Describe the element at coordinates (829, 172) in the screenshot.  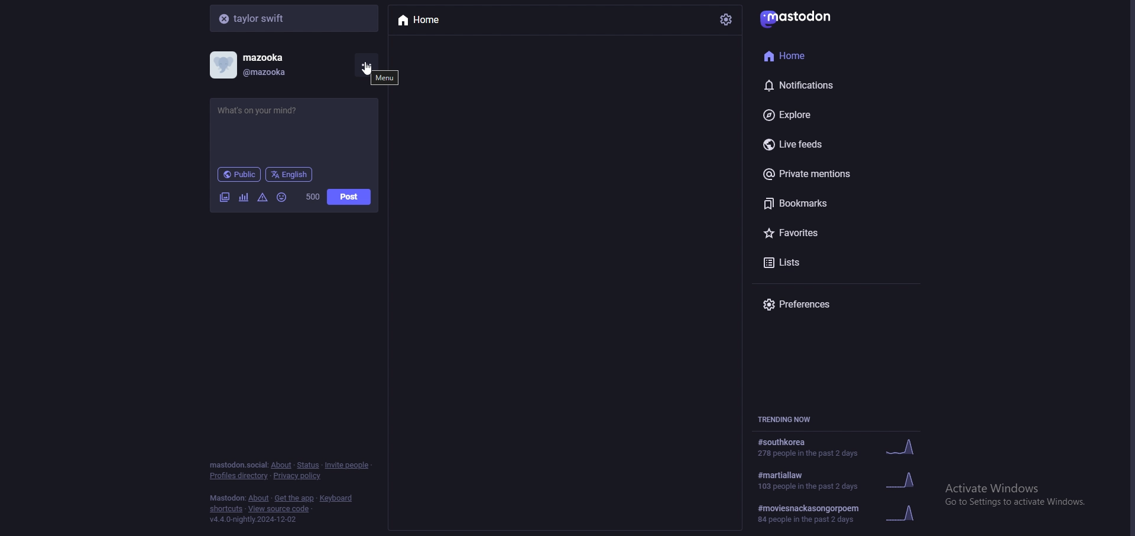
I see `private mentions` at that location.